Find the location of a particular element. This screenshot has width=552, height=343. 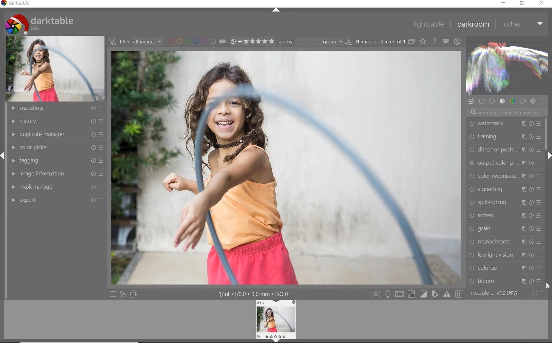

minimize is located at coordinates (503, 2).